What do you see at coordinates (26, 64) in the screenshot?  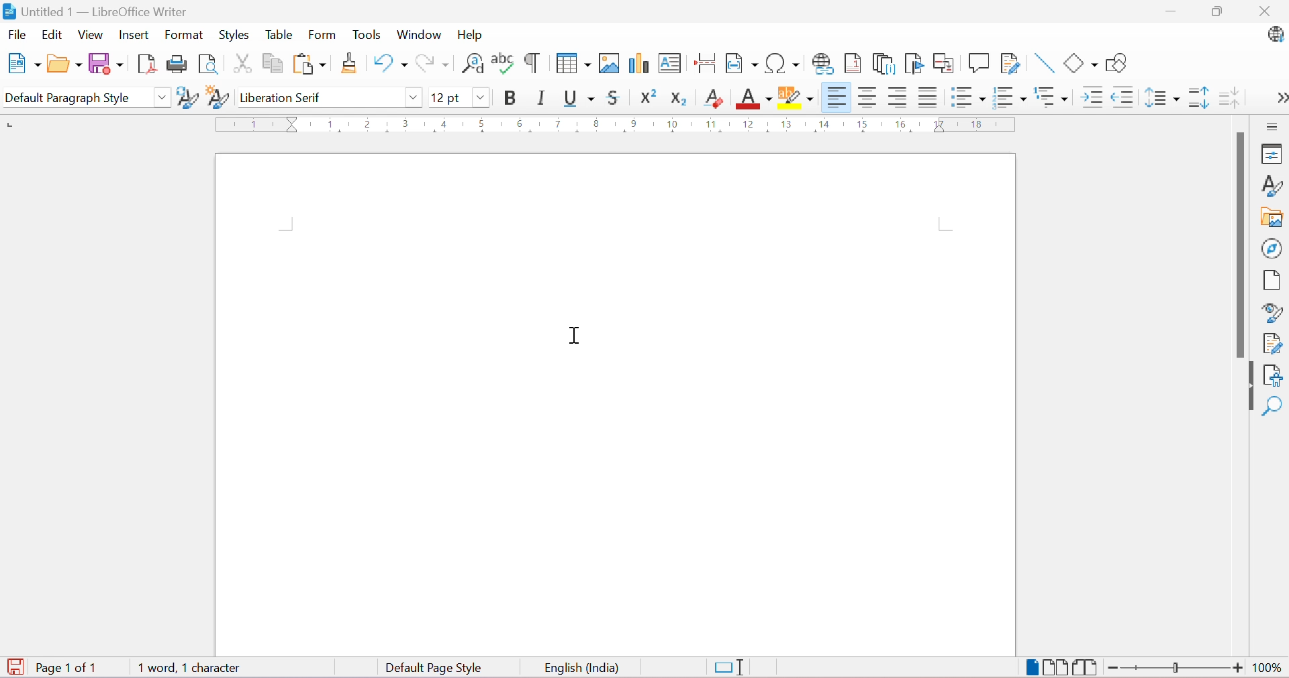 I see `New` at bounding box center [26, 64].